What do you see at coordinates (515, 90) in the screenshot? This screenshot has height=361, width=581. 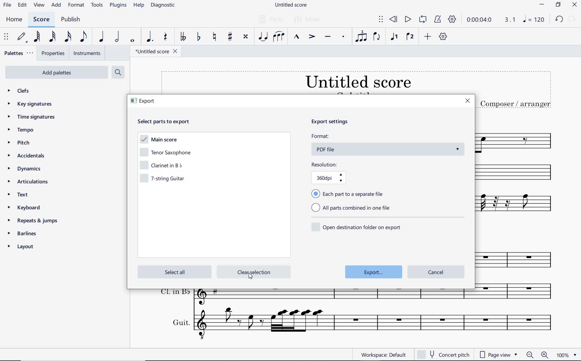 I see `TITLE` at bounding box center [515, 90].